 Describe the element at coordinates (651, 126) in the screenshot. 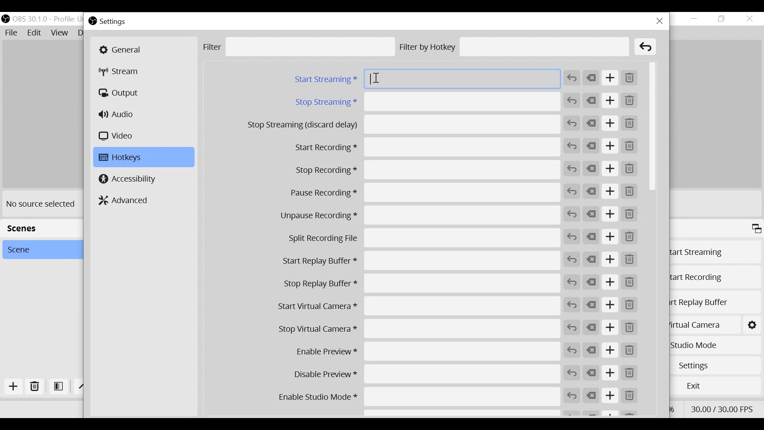

I see `Vertical Scroll bar` at that location.